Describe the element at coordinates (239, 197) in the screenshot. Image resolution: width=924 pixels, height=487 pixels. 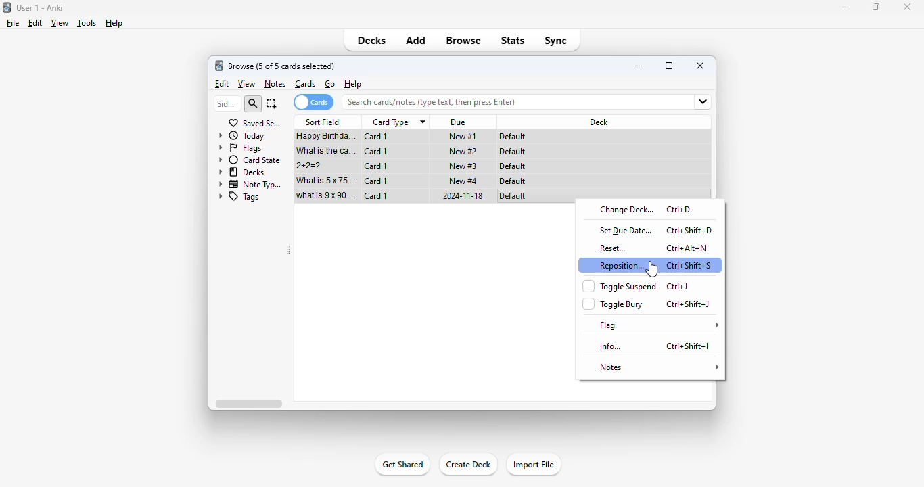
I see `tags` at that location.